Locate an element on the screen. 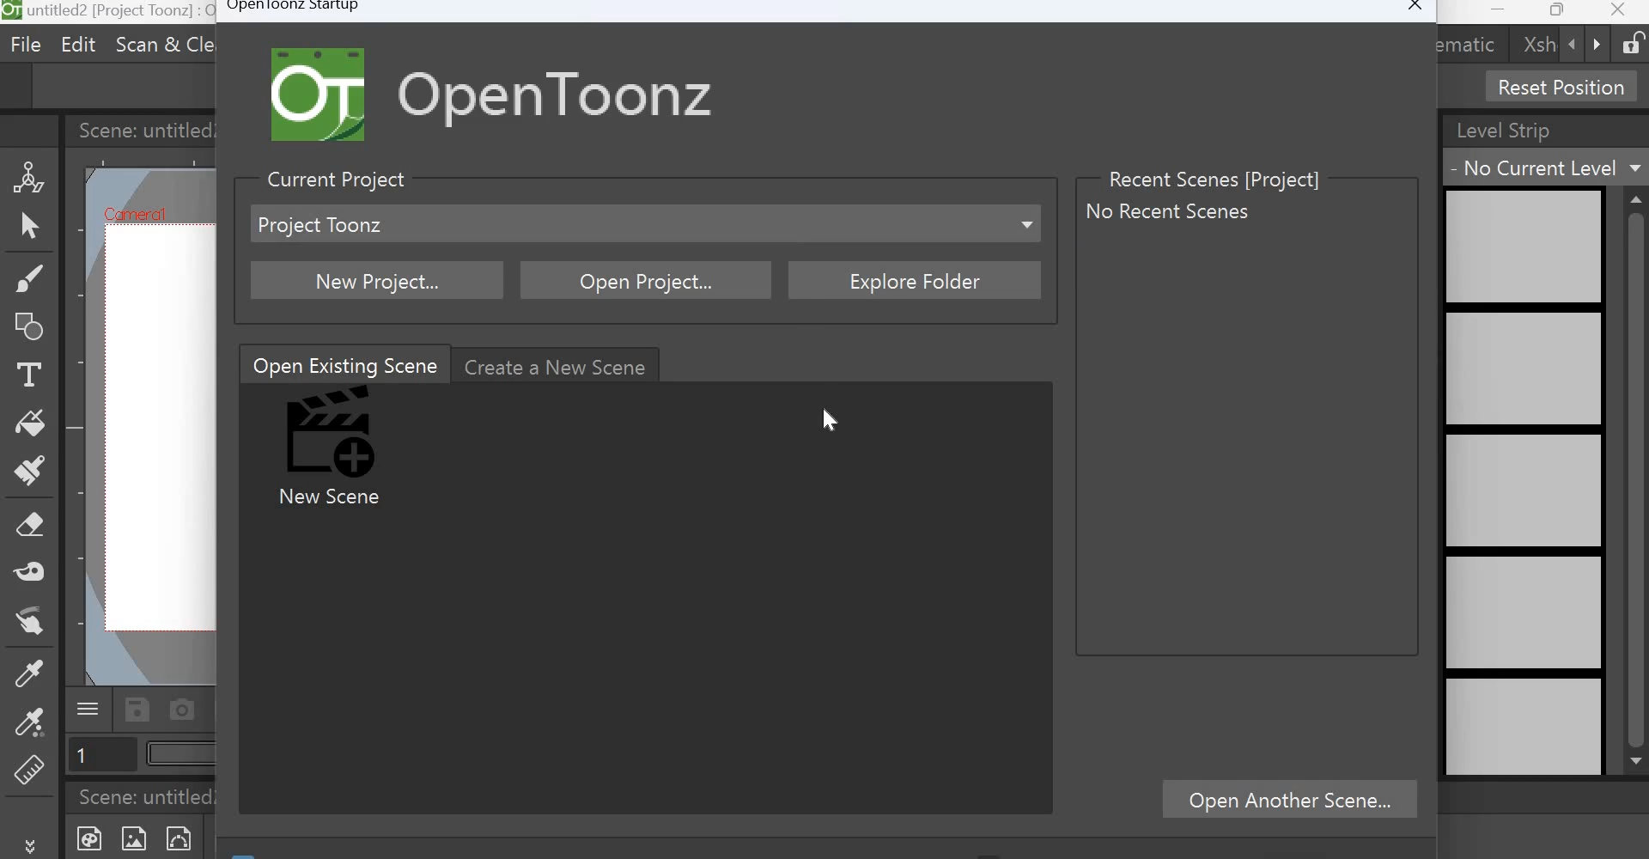 Image resolution: width=1649 pixels, height=859 pixels. Level Strip is located at coordinates (1518, 128).